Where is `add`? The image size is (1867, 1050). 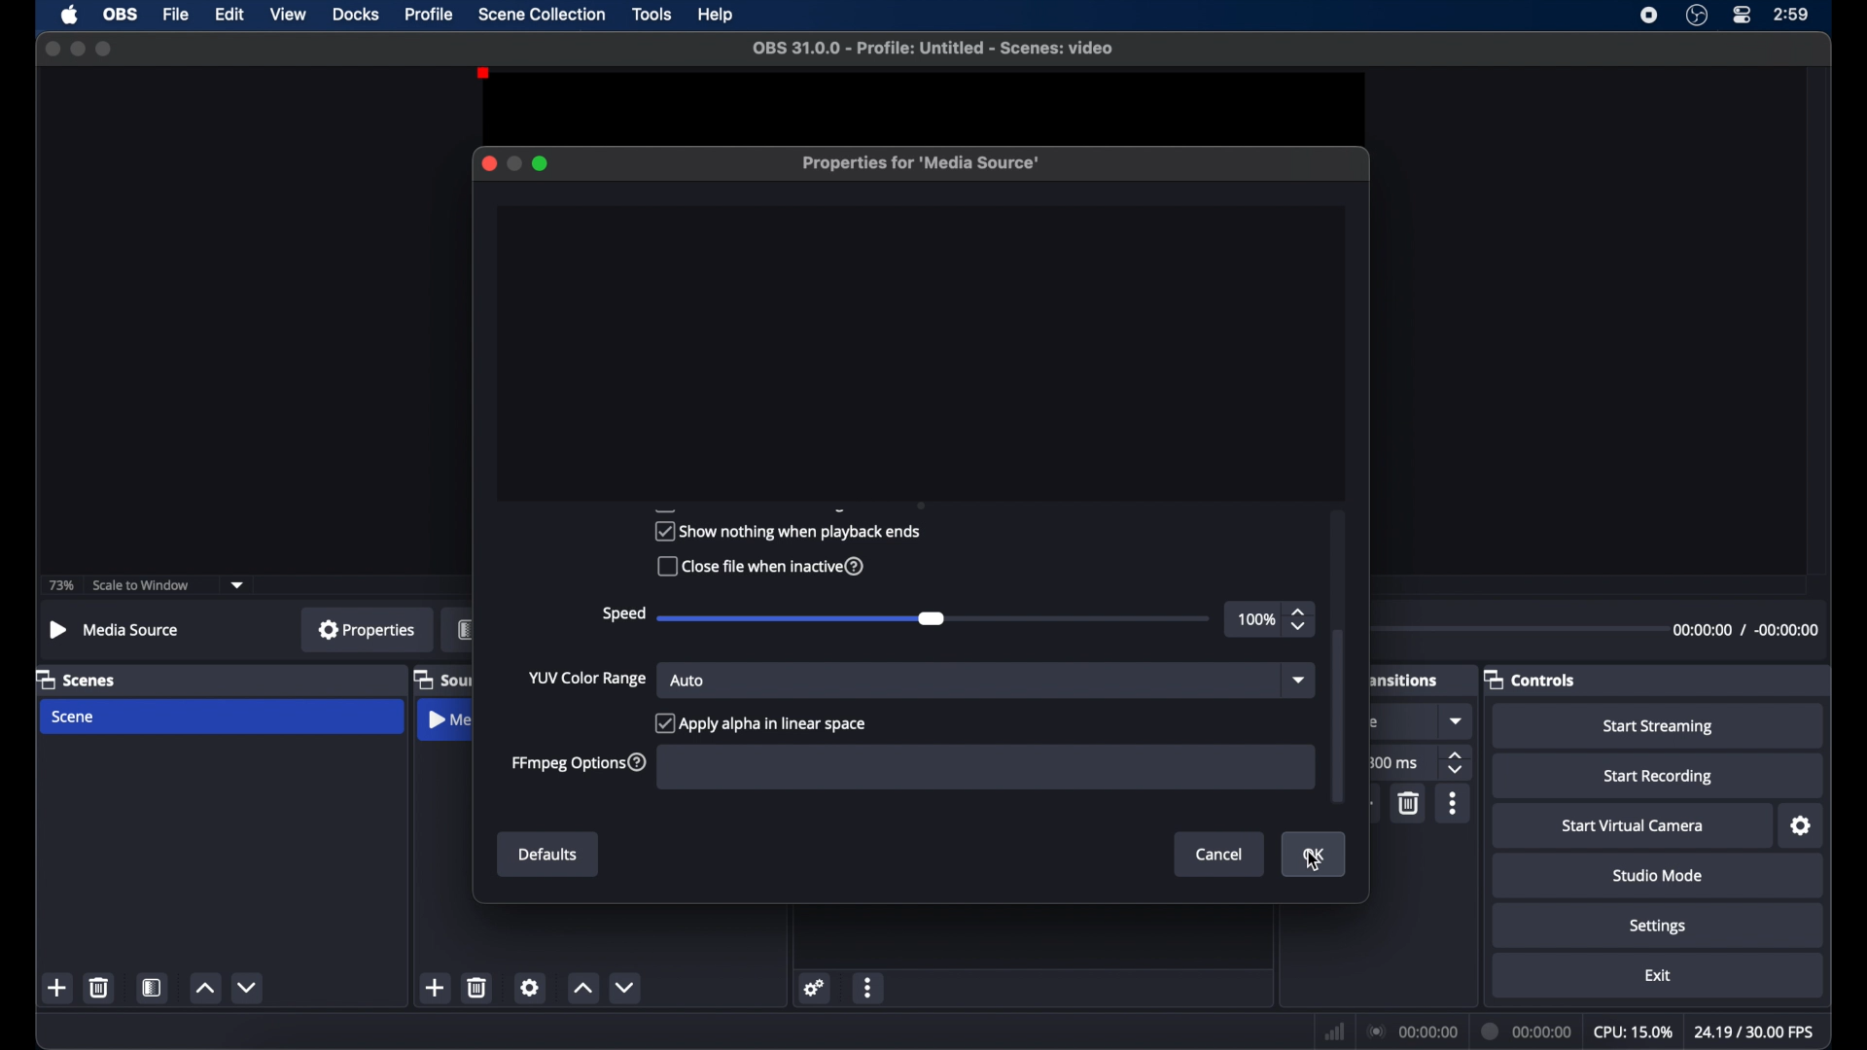
add is located at coordinates (56, 987).